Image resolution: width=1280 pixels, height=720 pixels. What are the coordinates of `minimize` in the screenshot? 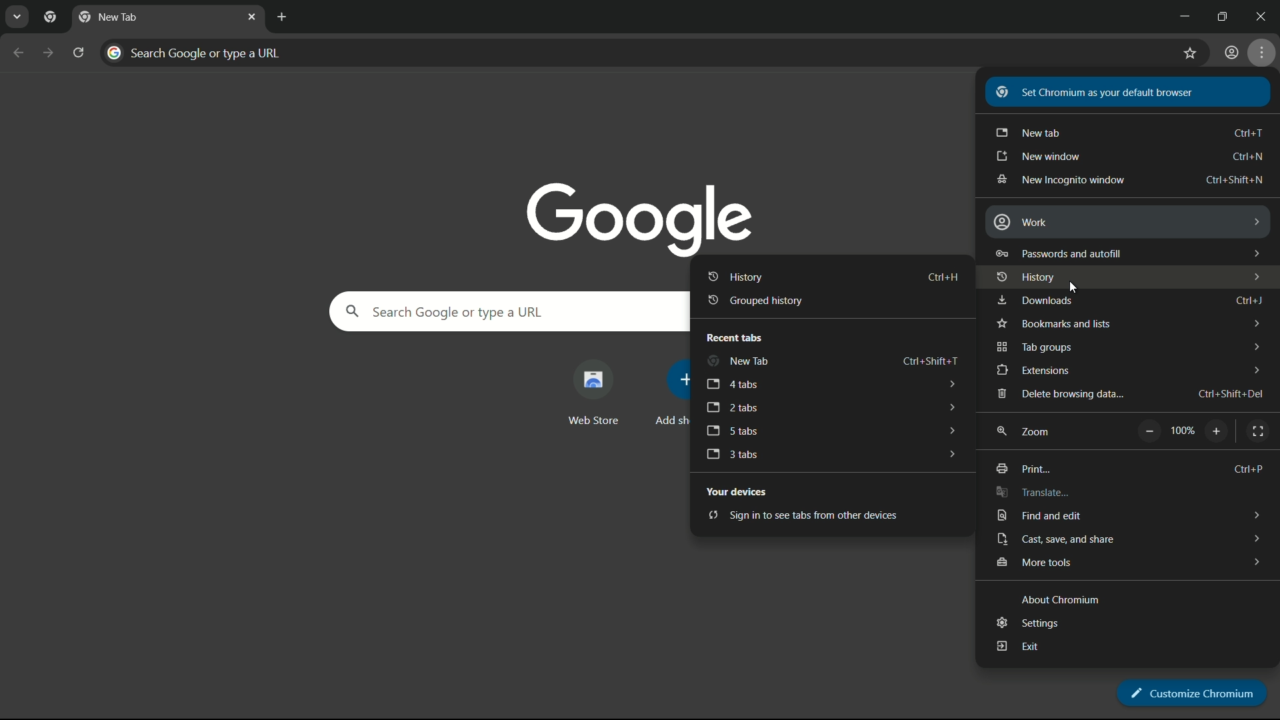 It's located at (1185, 15).